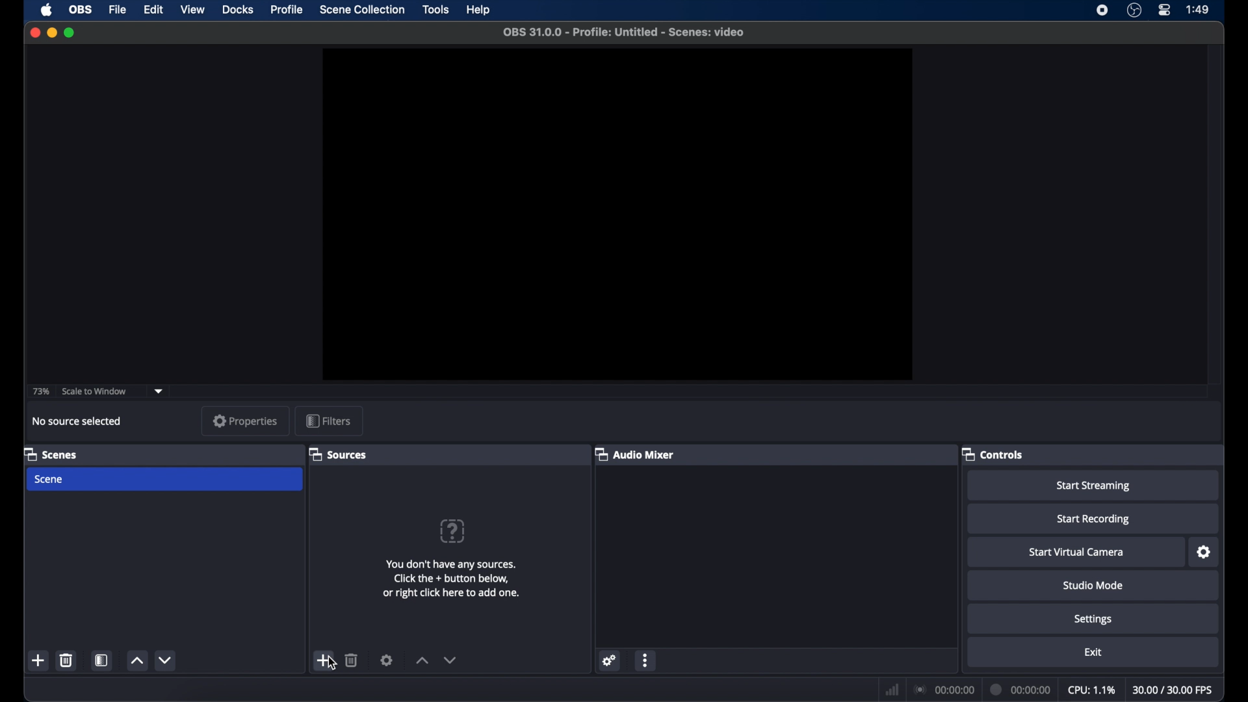 This screenshot has width=1248, height=702. What do you see at coordinates (34, 32) in the screenshot?
I see `close` at bounding box center [34, 32].